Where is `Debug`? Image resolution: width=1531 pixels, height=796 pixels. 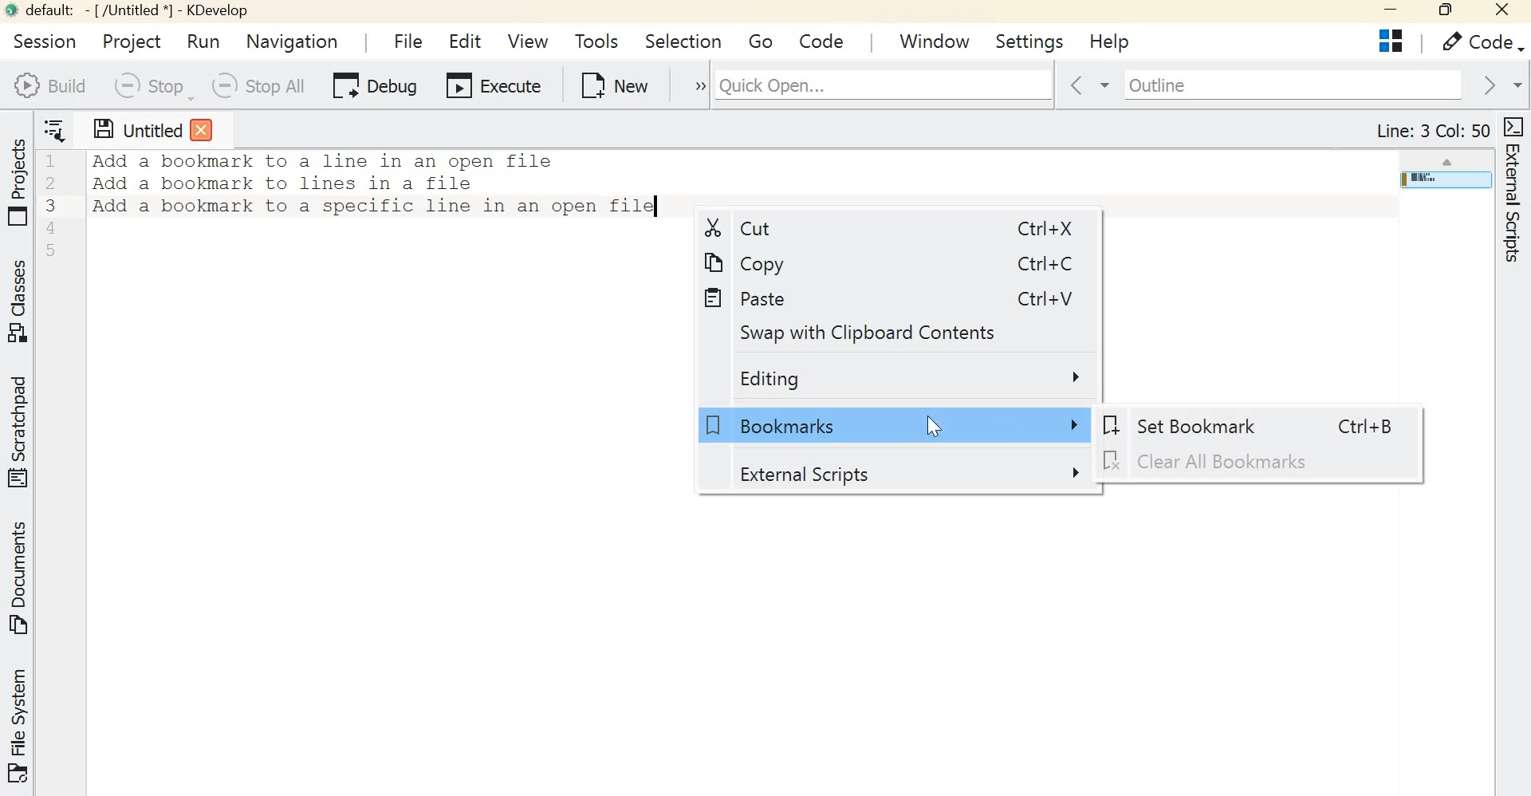 Debug is located at coordinates (372, 84).